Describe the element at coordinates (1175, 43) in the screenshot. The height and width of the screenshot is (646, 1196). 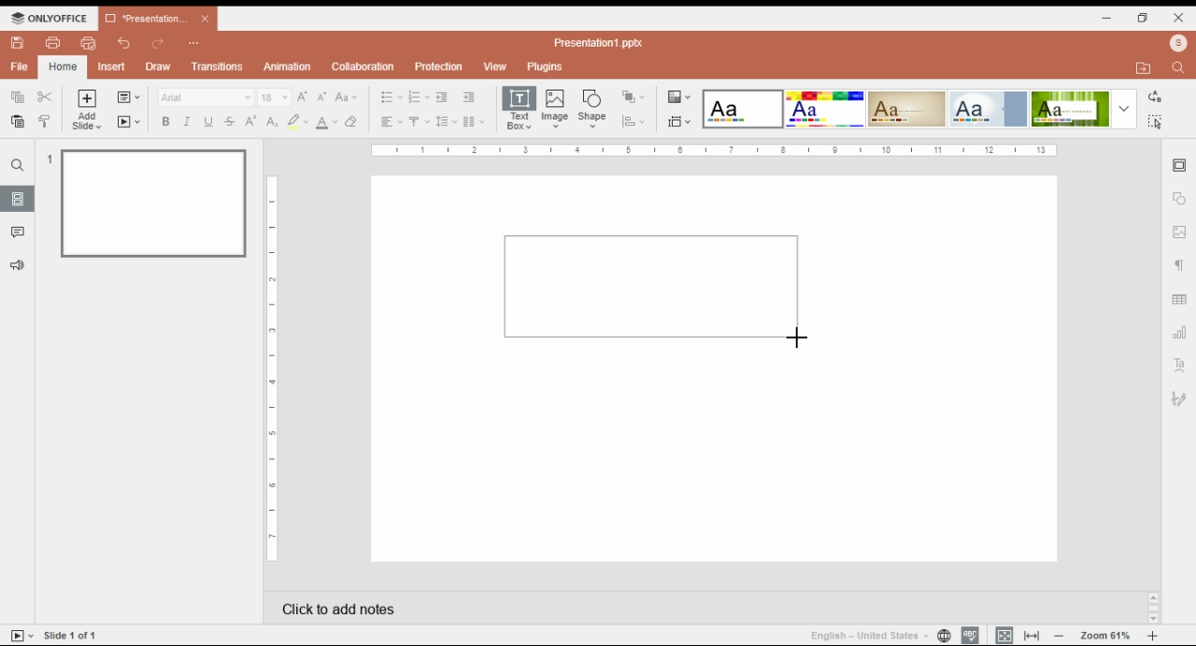
I see `profile` at that location.